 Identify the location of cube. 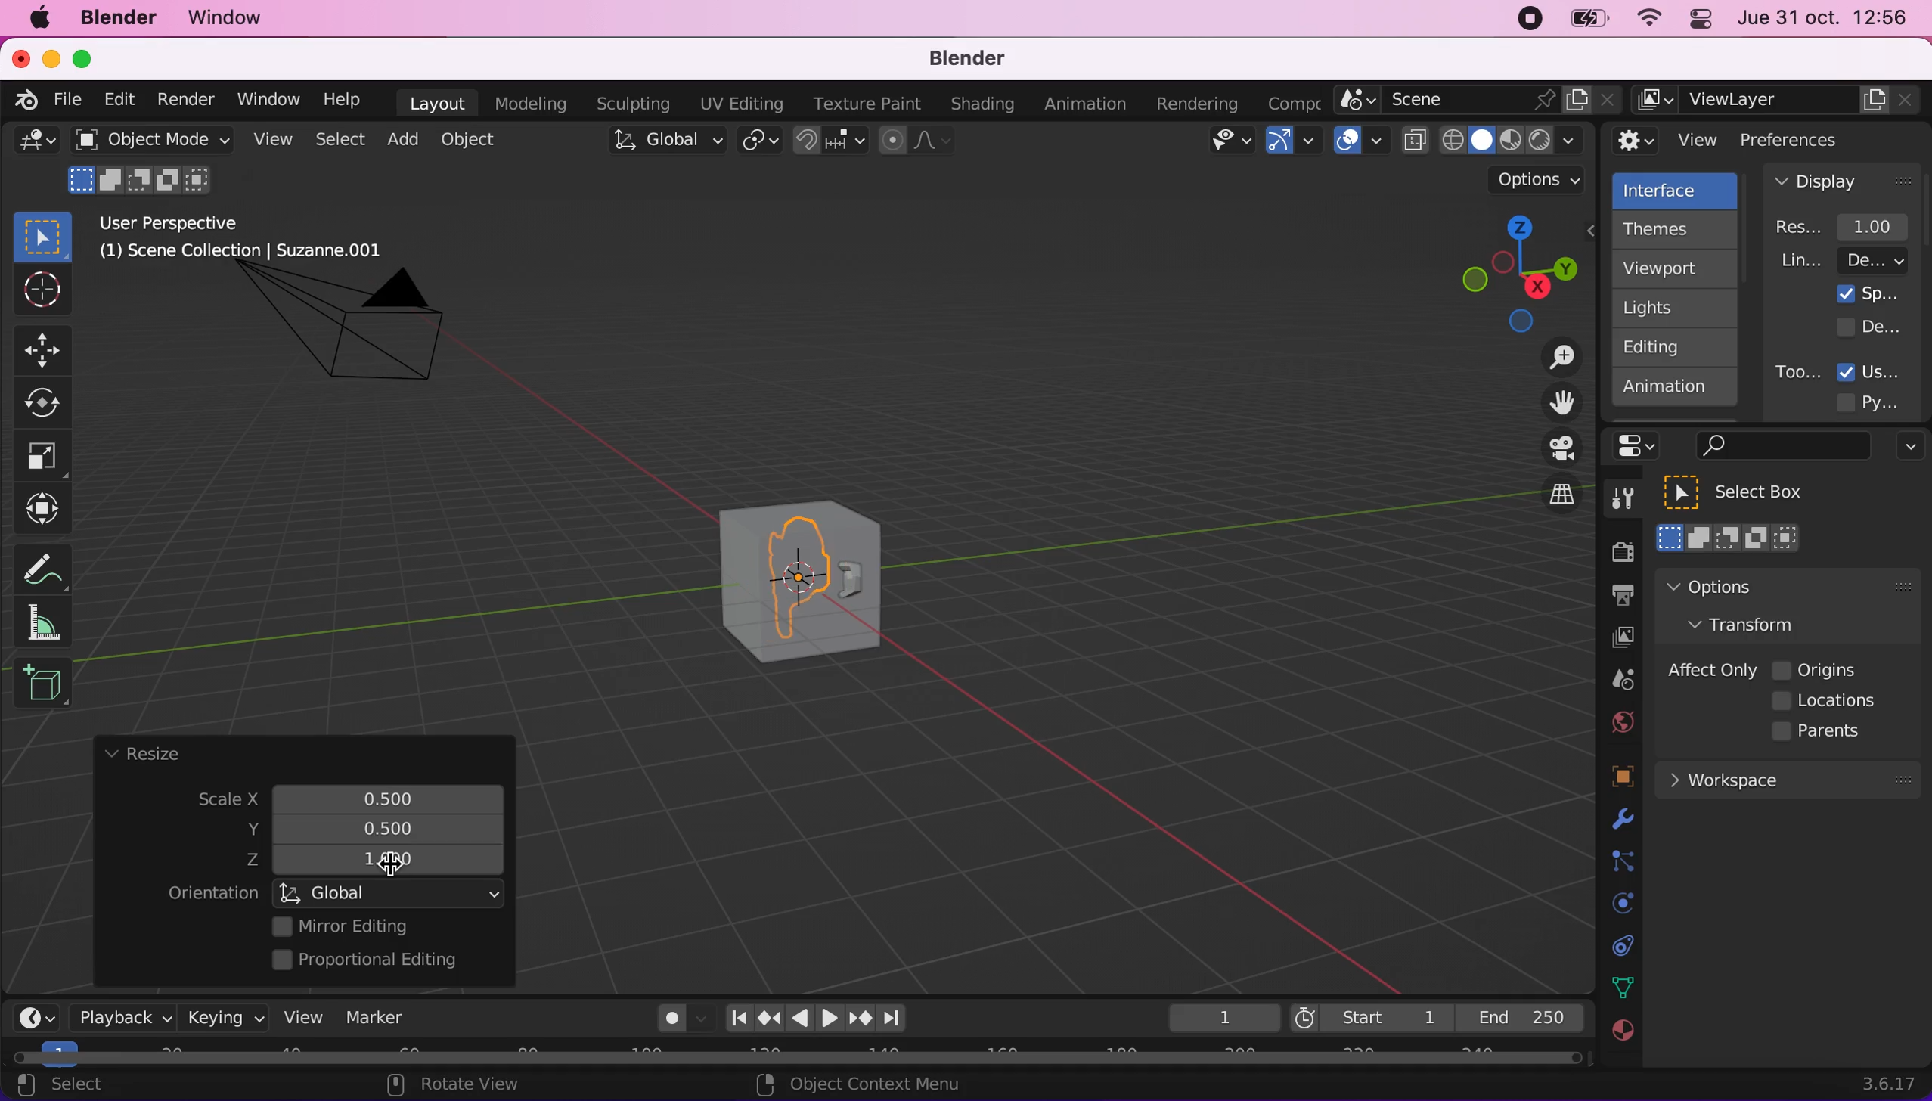
(802, 575).